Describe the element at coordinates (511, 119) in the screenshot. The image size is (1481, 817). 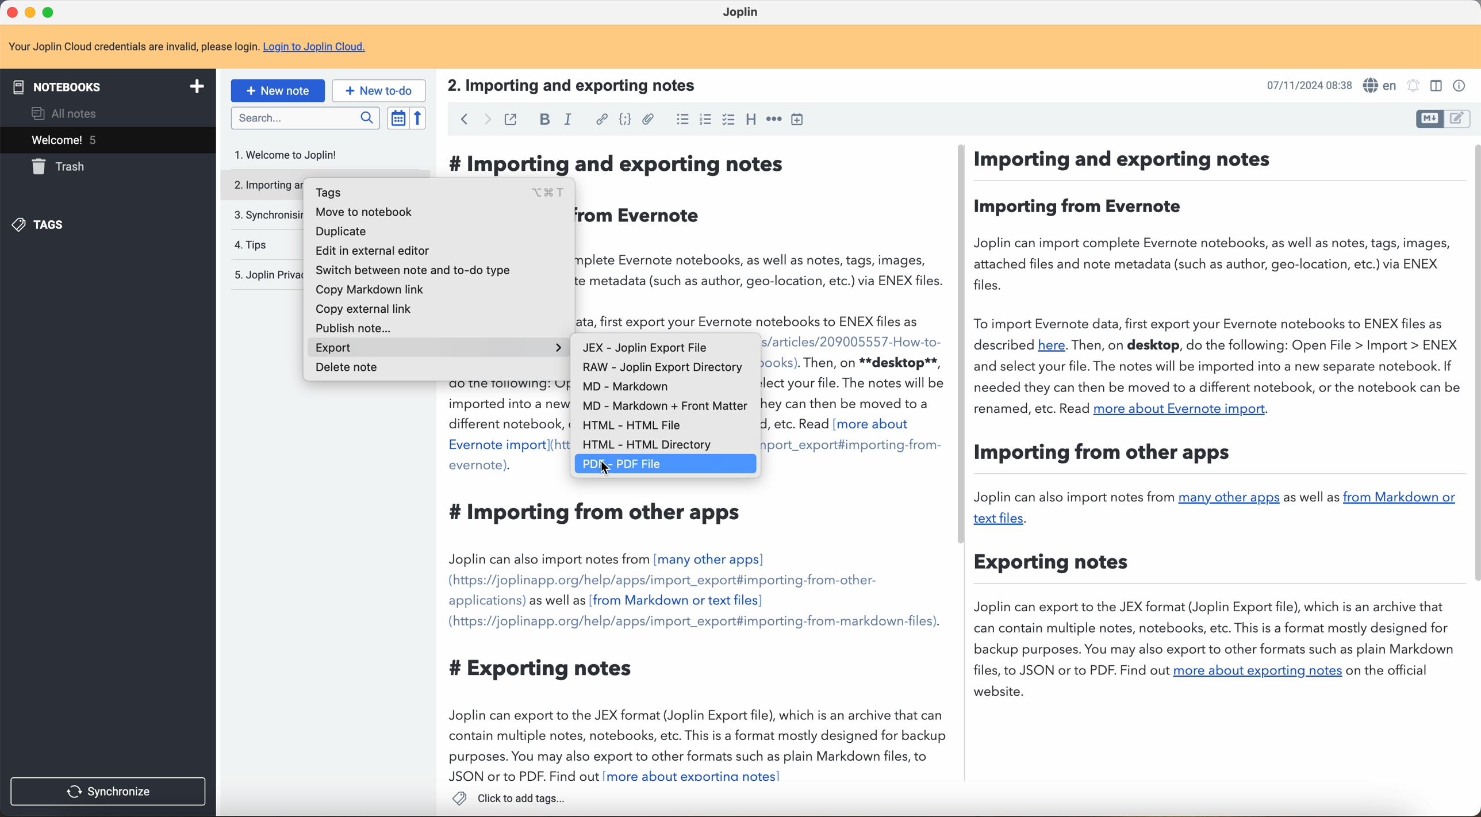
I see `toggle external editing` at that location.